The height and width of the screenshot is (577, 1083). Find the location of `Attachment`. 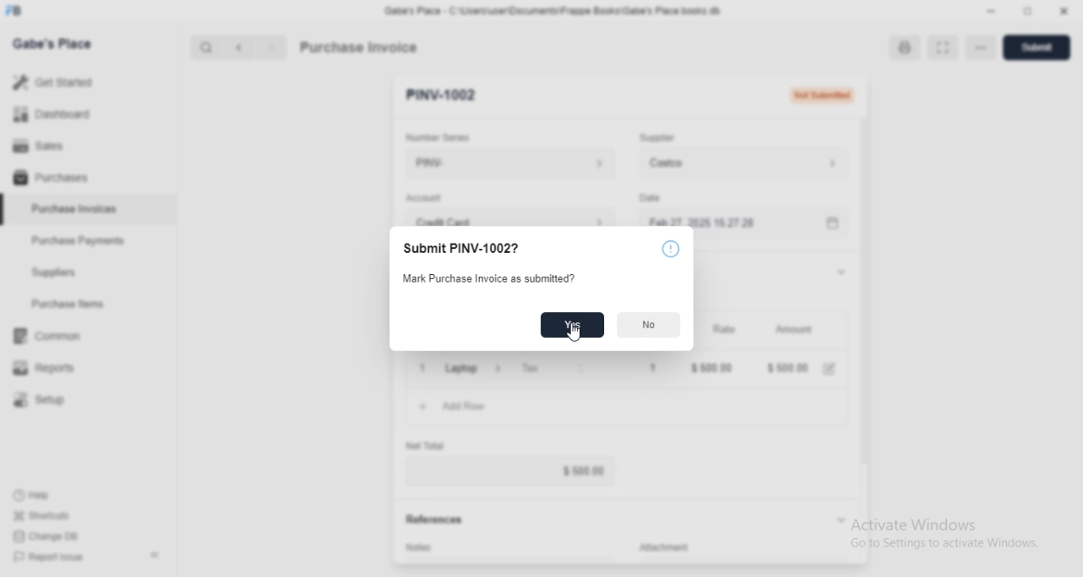

Attachment is located at coordinates (664, 547).